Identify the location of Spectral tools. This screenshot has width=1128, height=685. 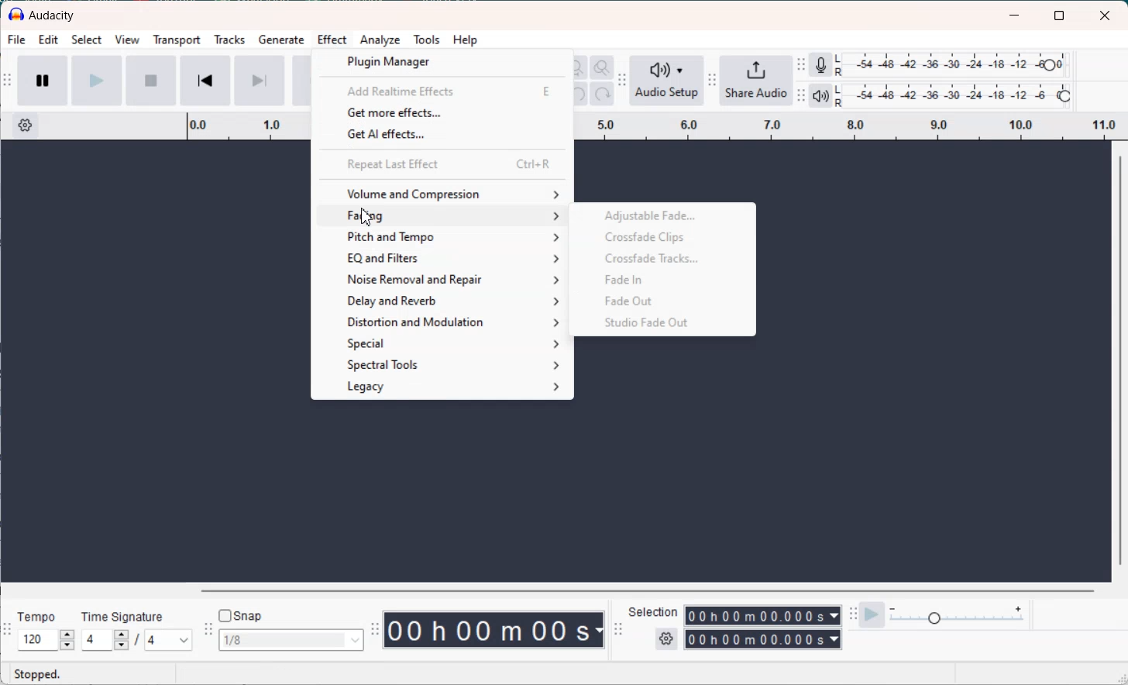
(445, 365).